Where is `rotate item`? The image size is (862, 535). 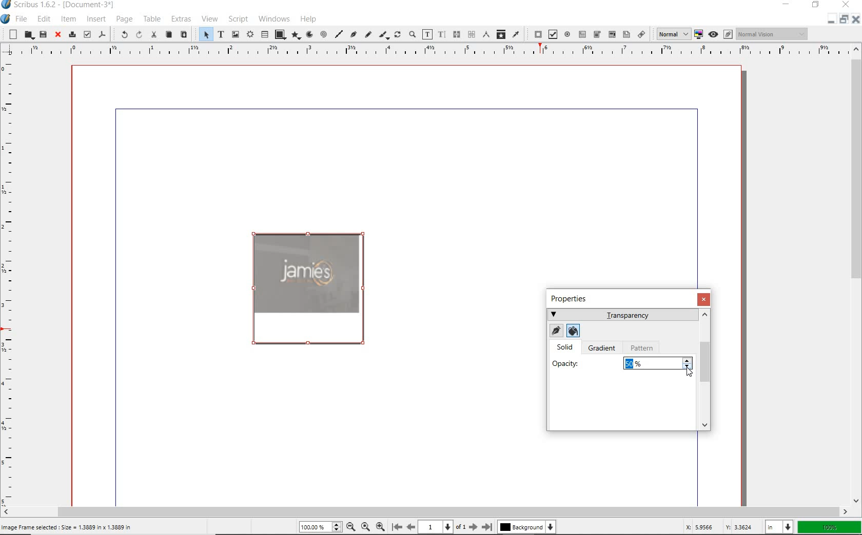
rotate item is located at coordinates (397, 34).